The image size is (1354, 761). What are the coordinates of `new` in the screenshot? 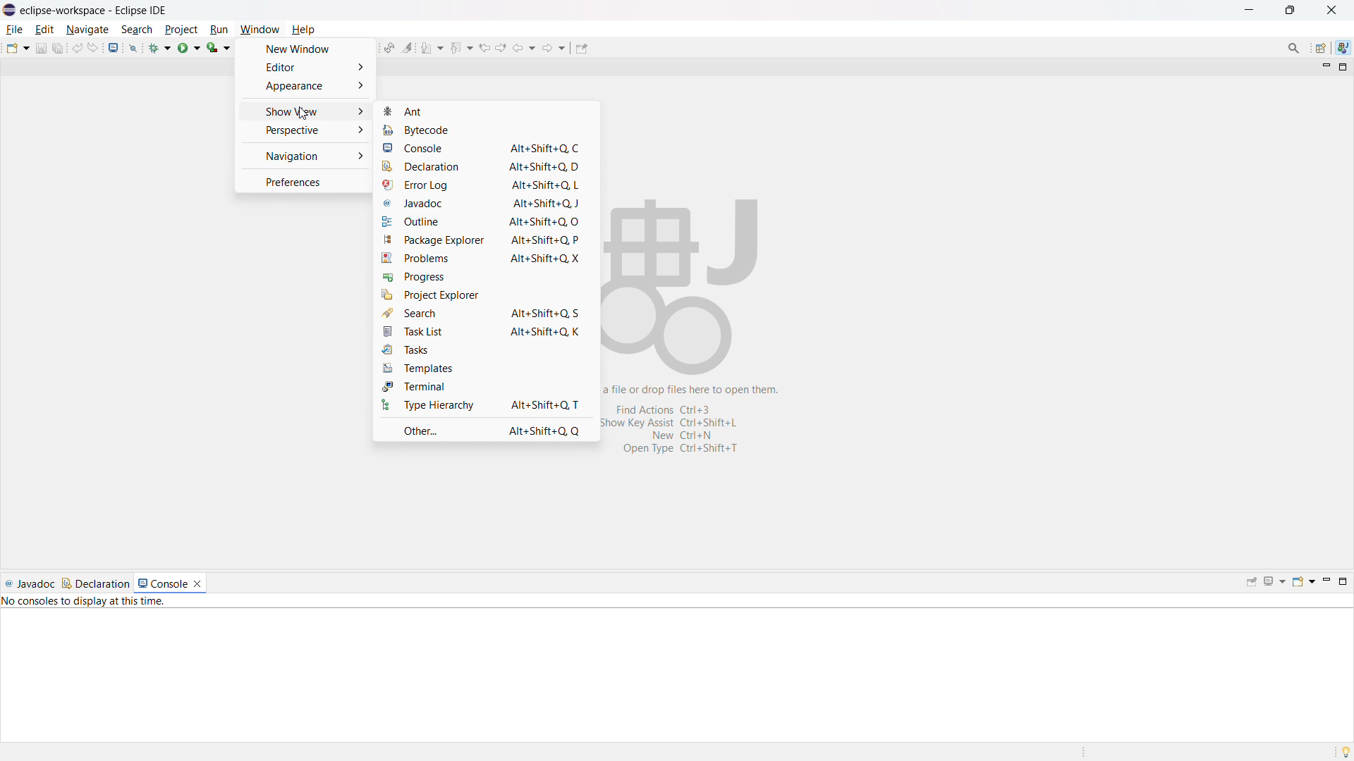 It's located at (16, 48).